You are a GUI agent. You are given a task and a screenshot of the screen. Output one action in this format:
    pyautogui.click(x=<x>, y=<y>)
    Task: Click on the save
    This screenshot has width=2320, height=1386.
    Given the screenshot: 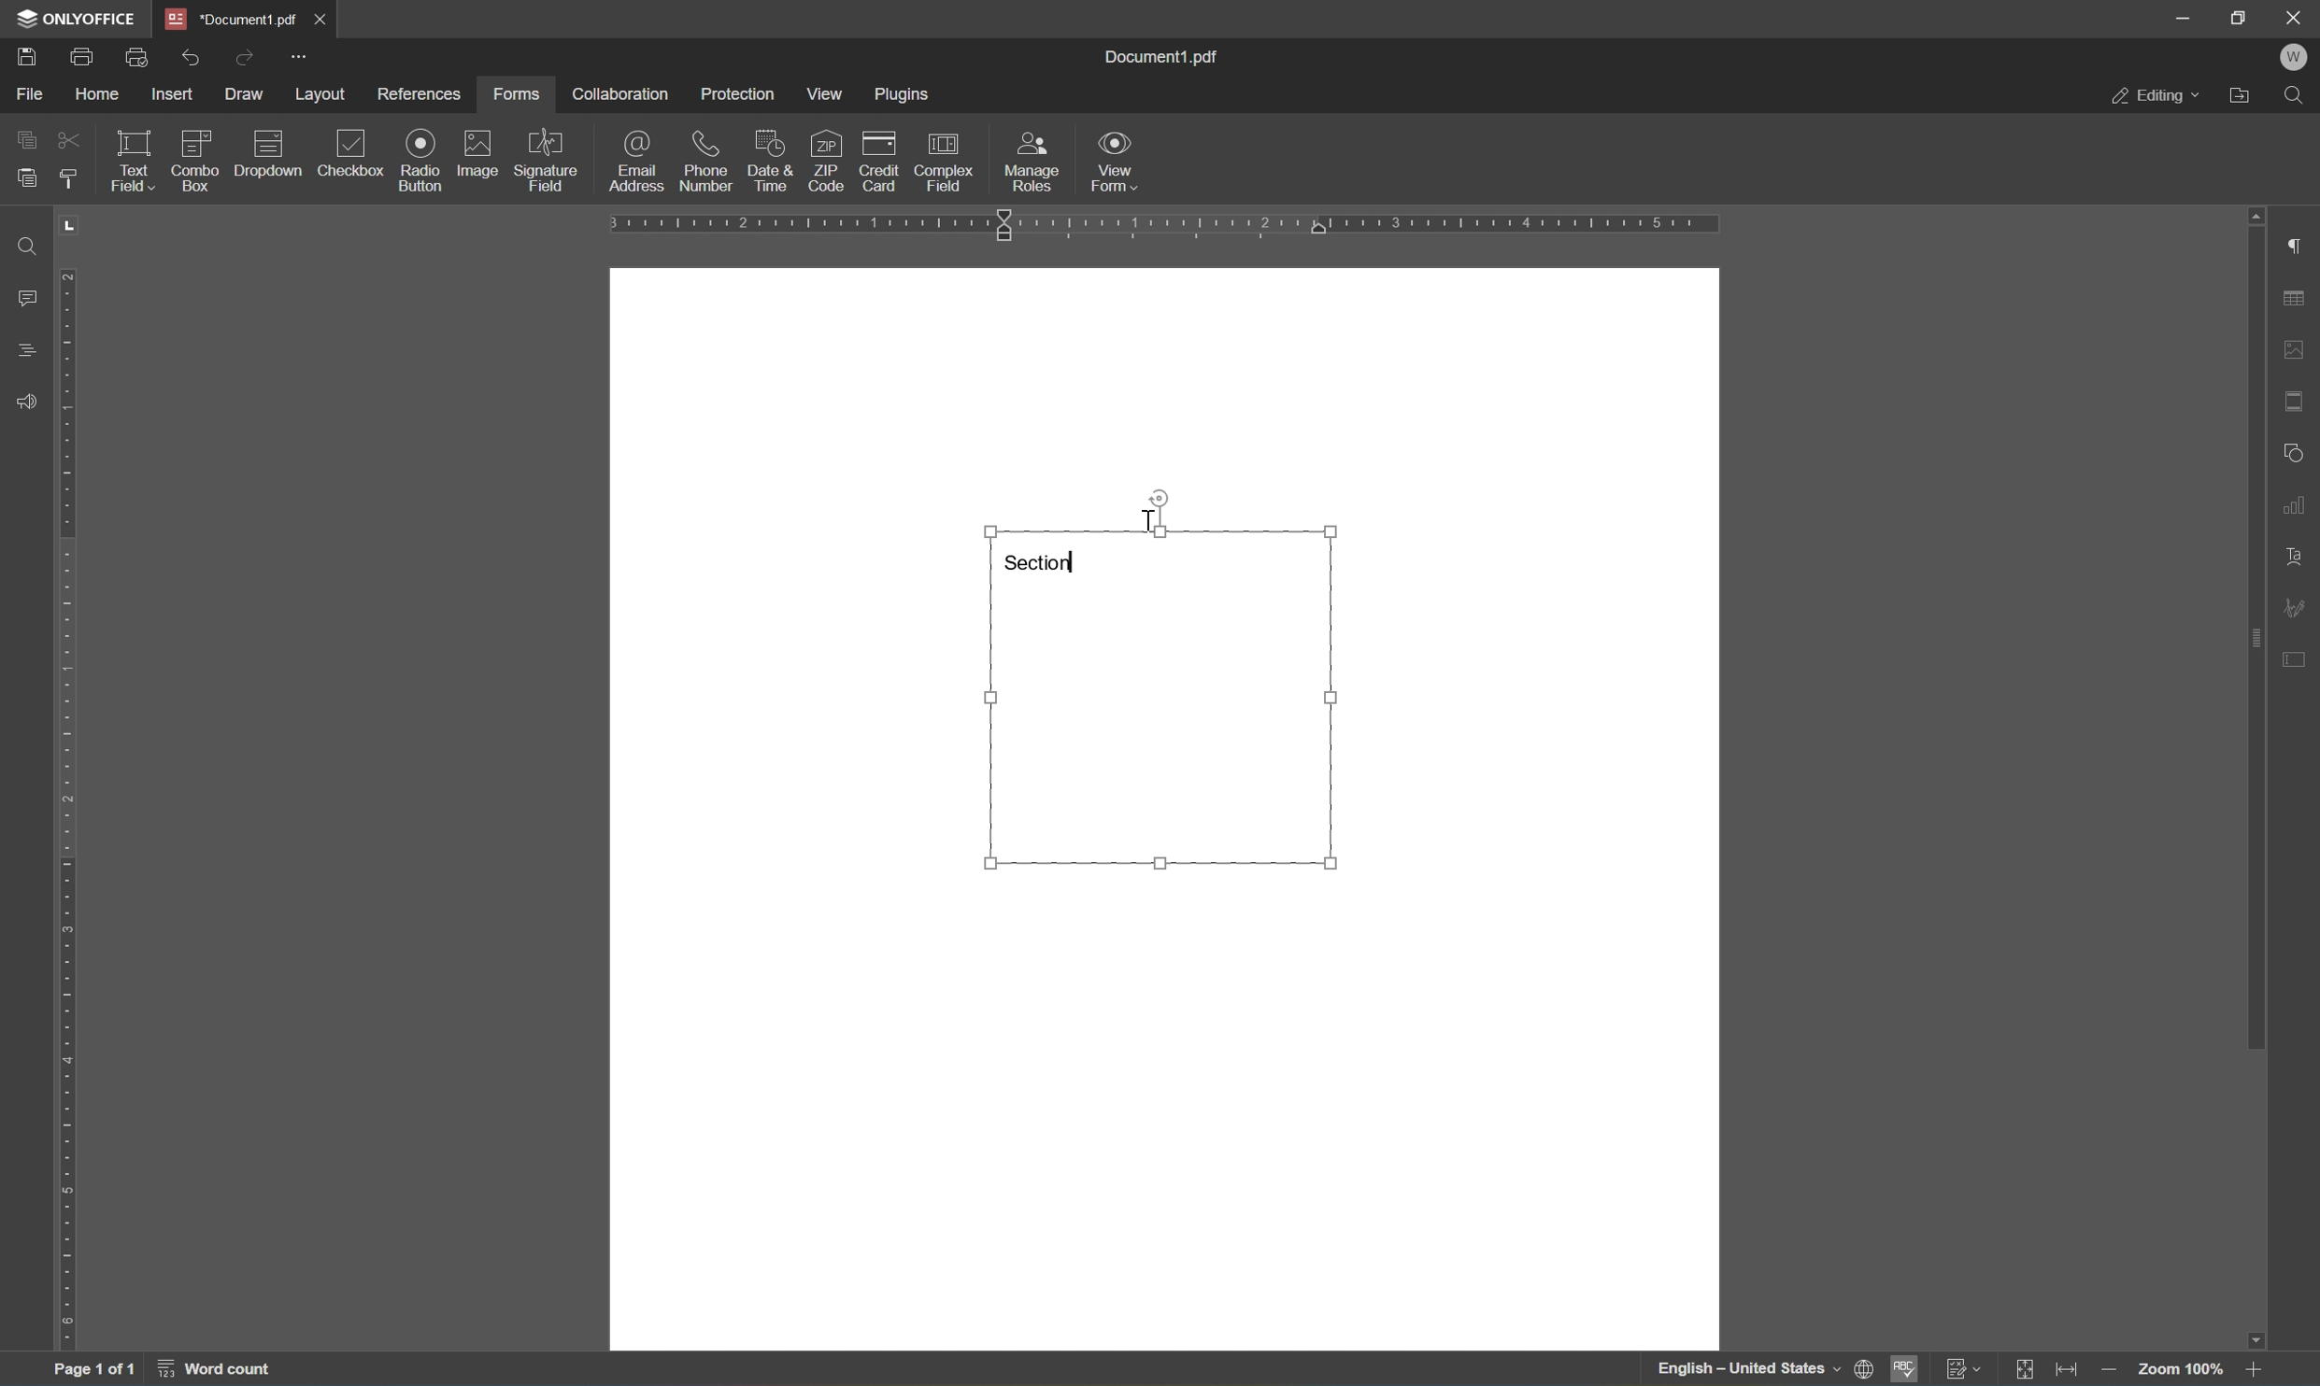 What is the action you would take?
    pyautogui.click(x=35, y=56)
    